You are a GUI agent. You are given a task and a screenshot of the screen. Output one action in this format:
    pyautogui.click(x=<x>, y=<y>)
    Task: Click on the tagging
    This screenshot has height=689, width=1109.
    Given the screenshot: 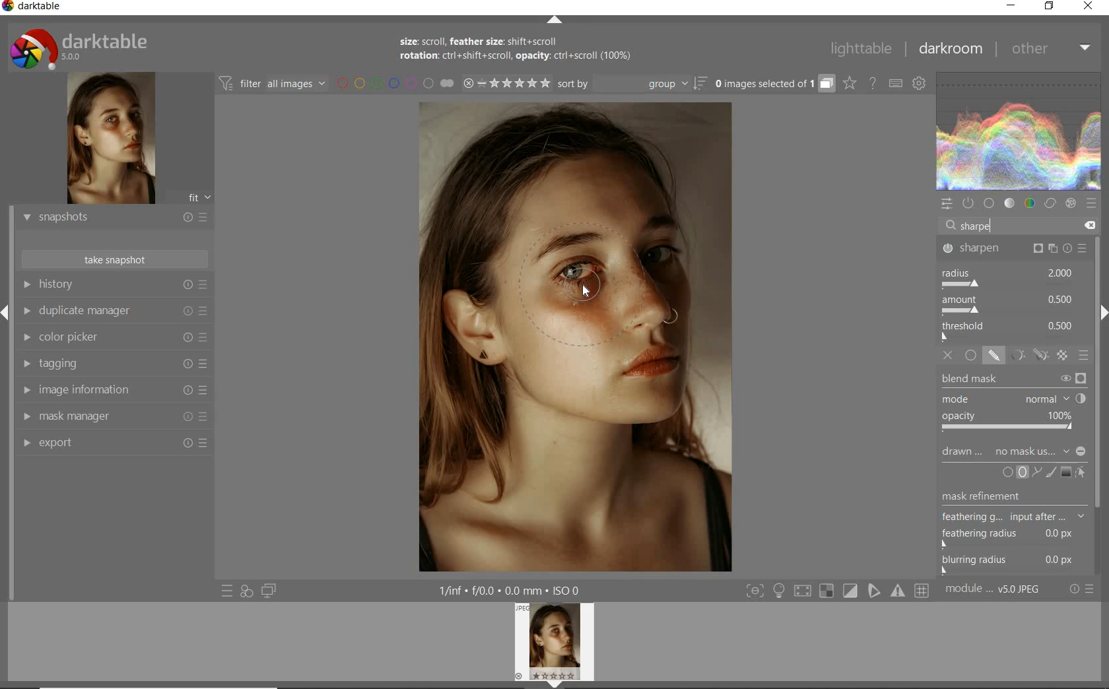 What is the action you would take?
    pyautogui.click(x=112, y=364)
    